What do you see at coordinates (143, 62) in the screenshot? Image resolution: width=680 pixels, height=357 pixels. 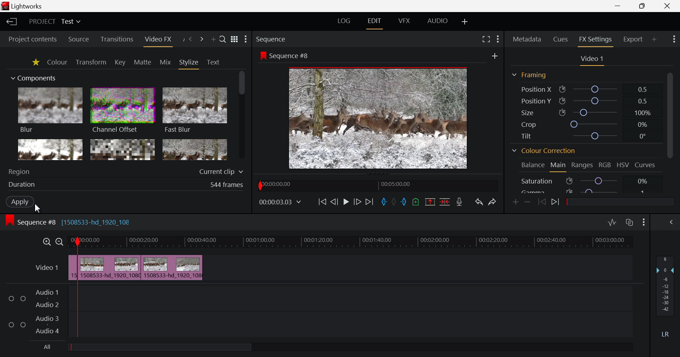 I see `Matte` at bounding box center [143, 62].